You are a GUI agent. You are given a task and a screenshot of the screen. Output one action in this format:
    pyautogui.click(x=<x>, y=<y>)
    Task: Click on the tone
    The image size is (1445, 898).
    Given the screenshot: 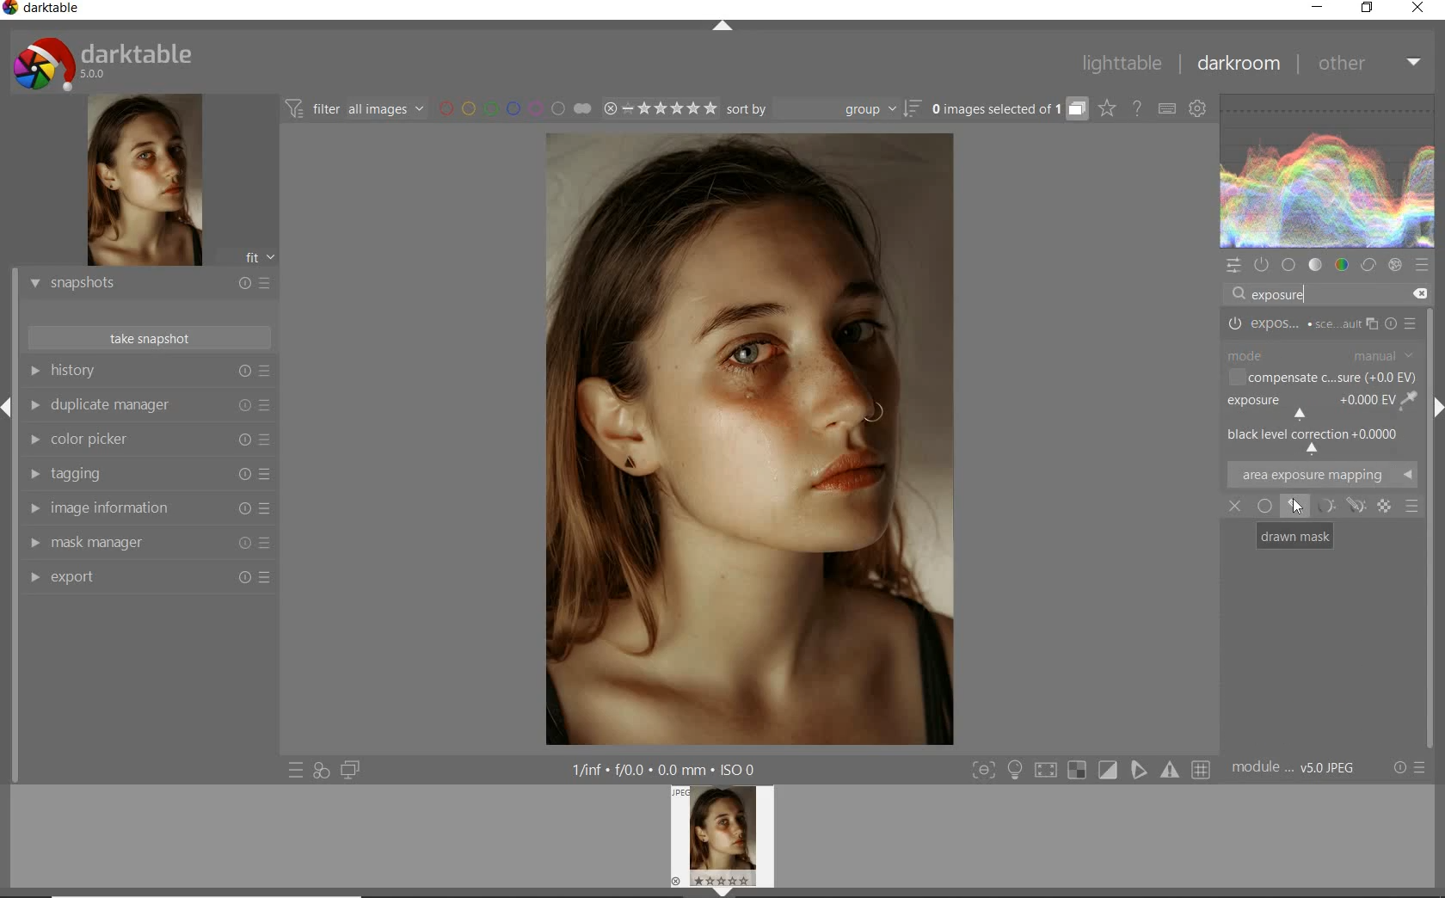 What is the action you would take?
    pyautogui.click(x=1315, y=265)
    